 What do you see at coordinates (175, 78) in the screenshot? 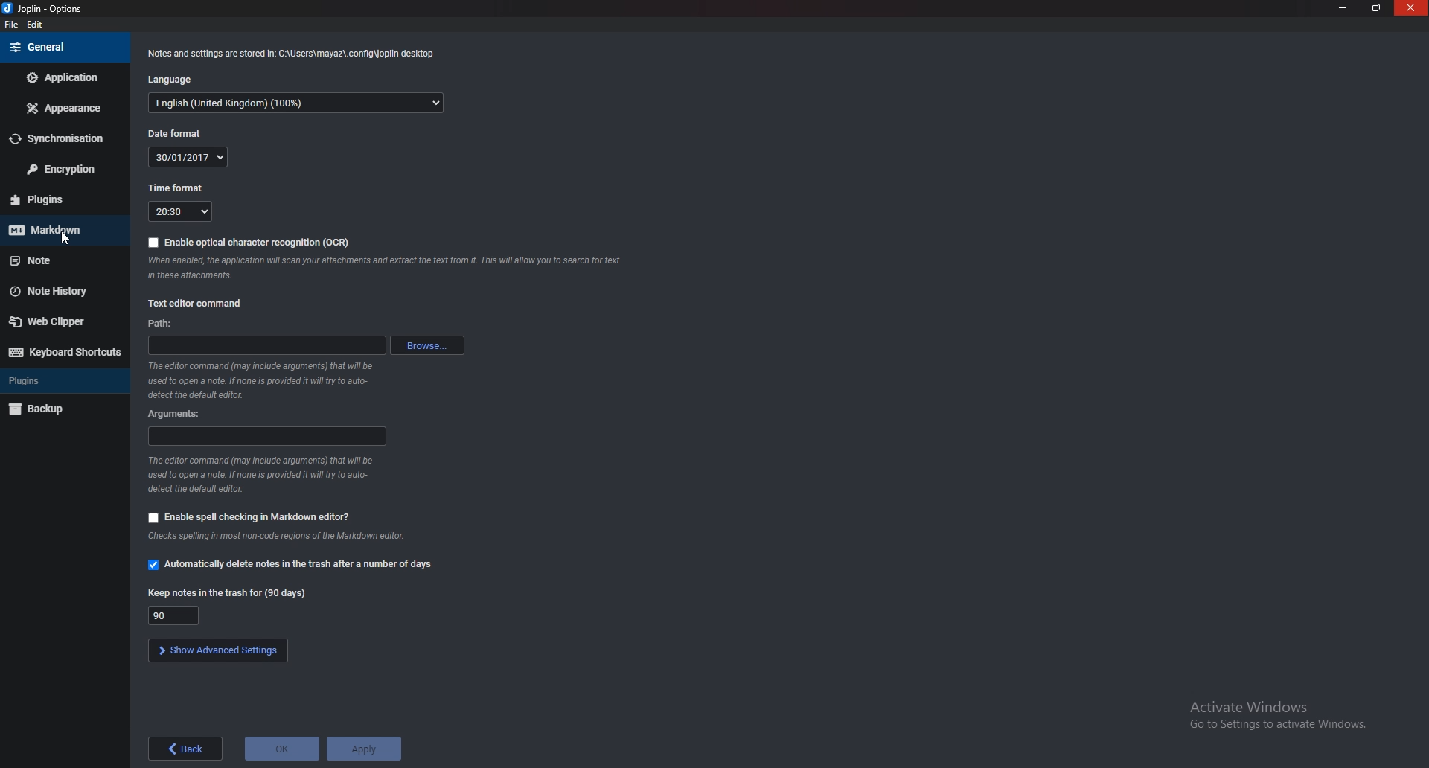
I see `Language` at bounding box center [175, 78].